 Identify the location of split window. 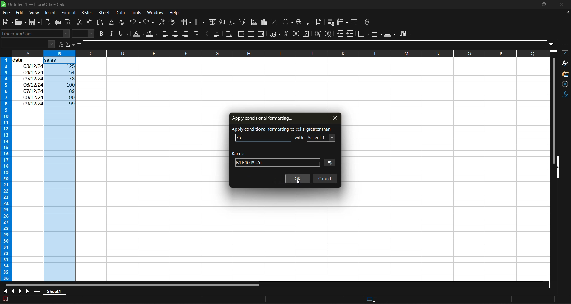
(355, 22).